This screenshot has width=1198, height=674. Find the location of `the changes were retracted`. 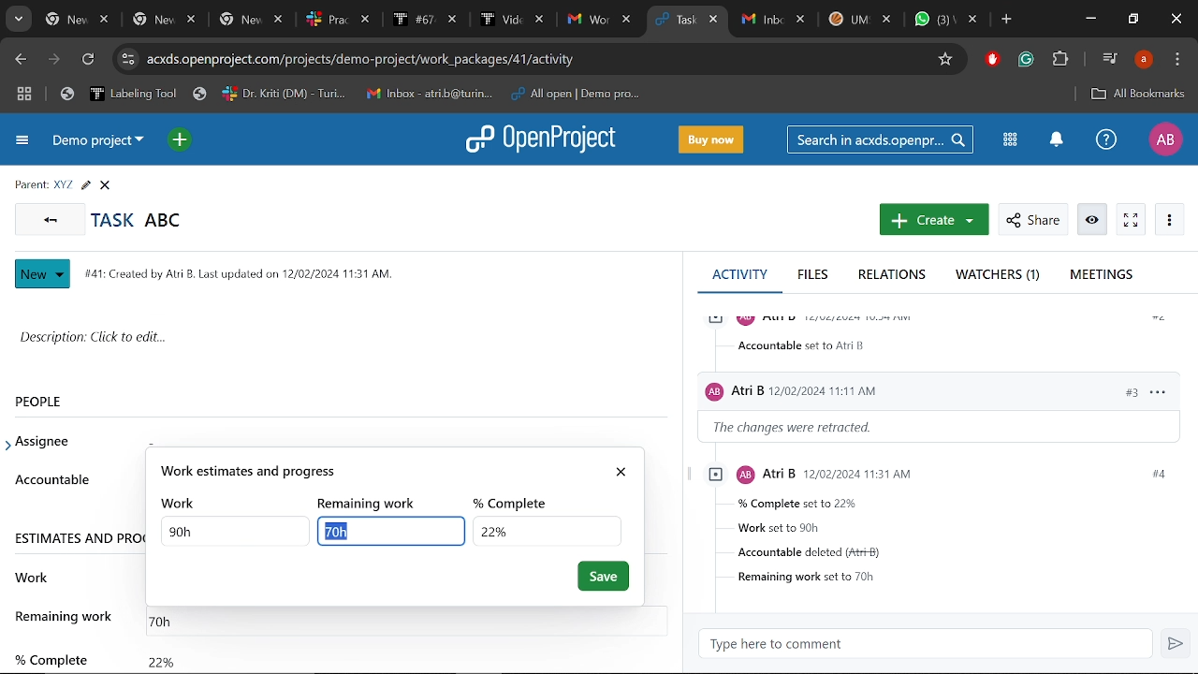

the changes were retracted is located at coordinates (805, 428).